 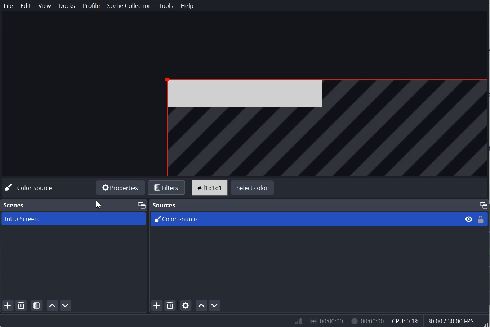 I want to click on Remove Selected Scene, so click(x=22, y=306).